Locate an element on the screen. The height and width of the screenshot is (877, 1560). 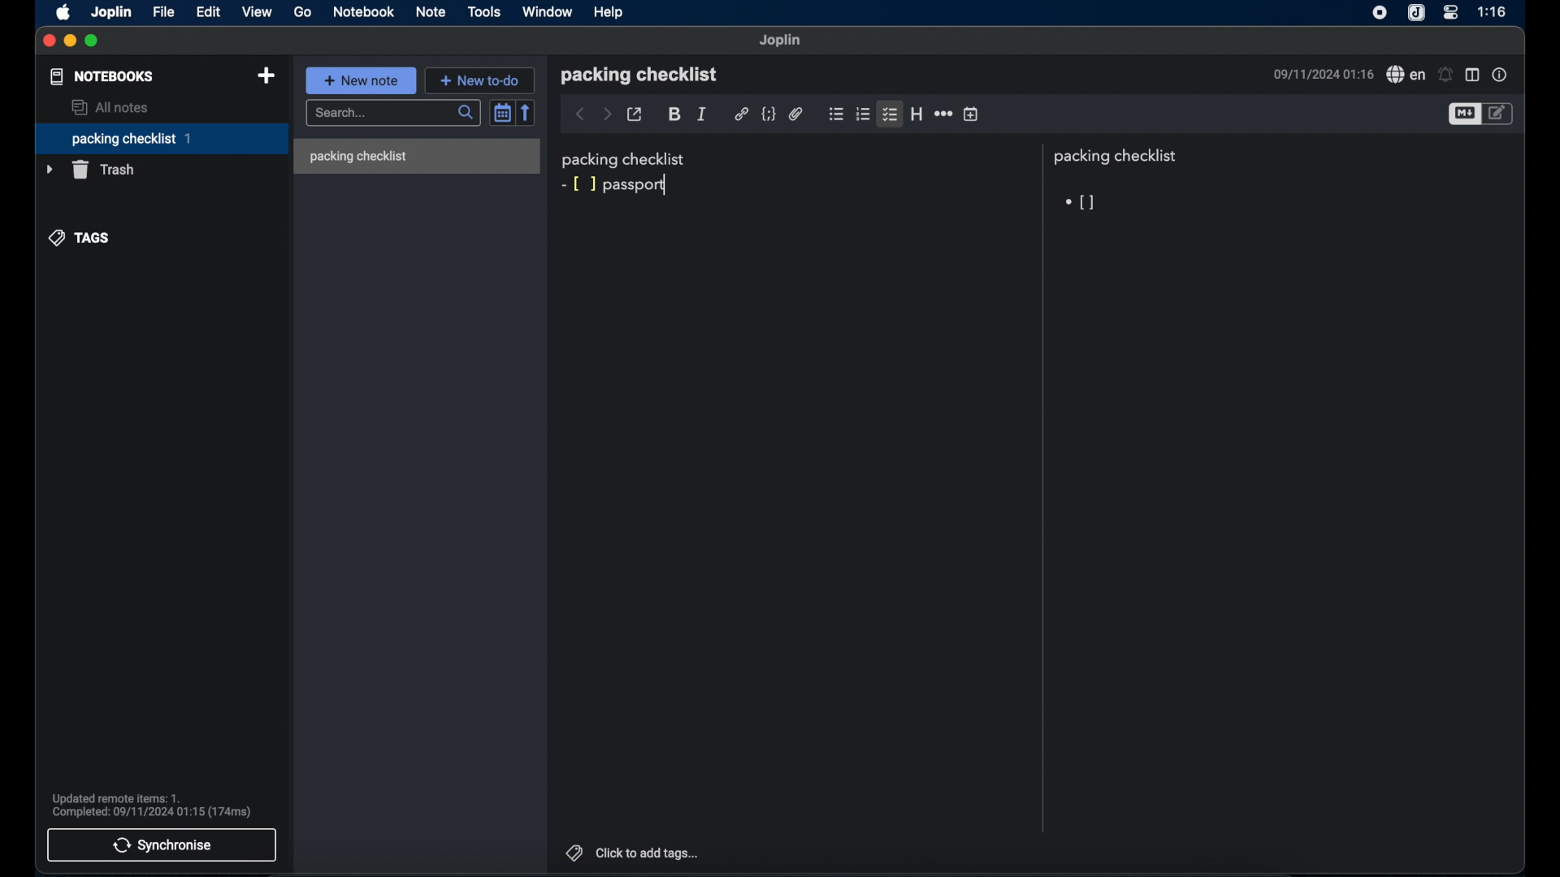
search bar is located at coordinates (392, 113).